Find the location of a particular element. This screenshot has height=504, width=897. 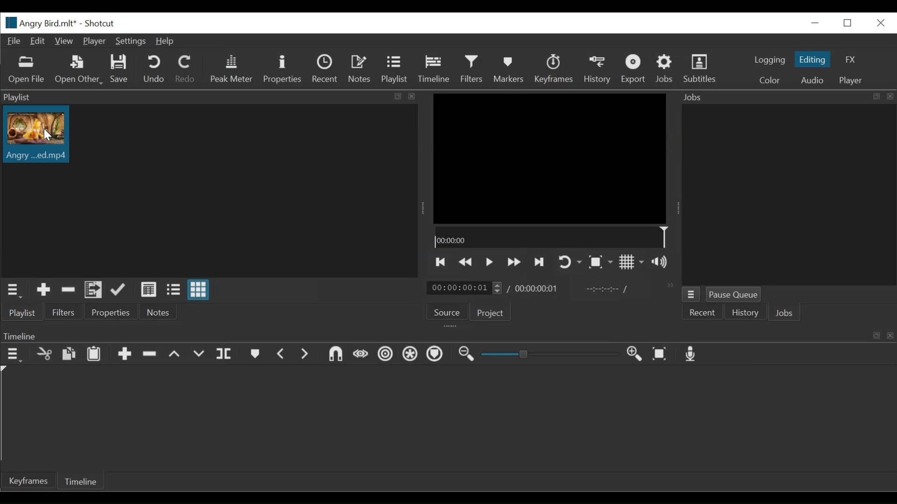

In point is located at coordinates (606, 289).